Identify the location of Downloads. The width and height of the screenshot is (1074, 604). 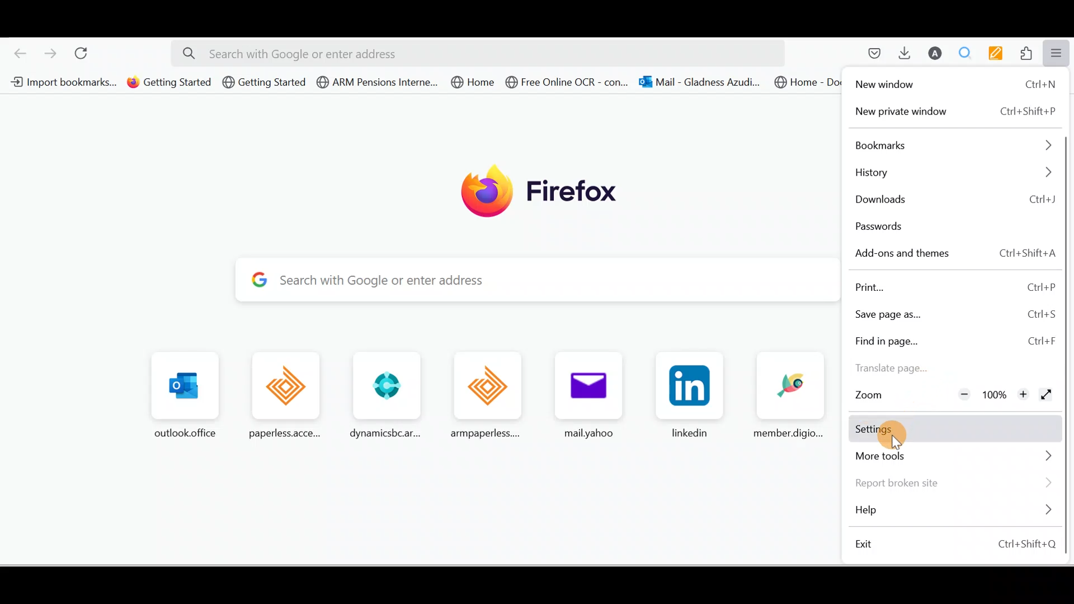
(902, 53).